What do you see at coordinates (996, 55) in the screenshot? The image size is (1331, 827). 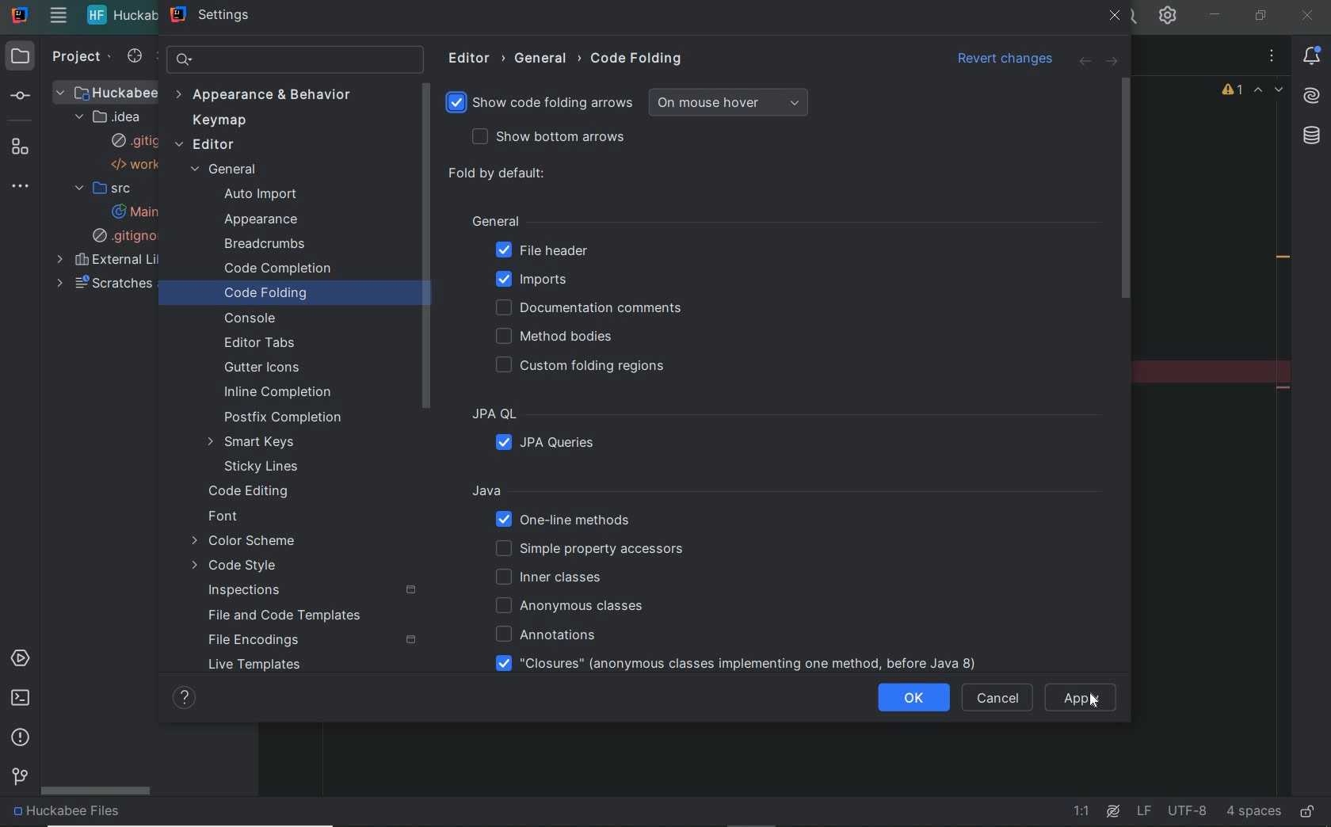 I see `Revert changes` at bounding box center [996, 55].